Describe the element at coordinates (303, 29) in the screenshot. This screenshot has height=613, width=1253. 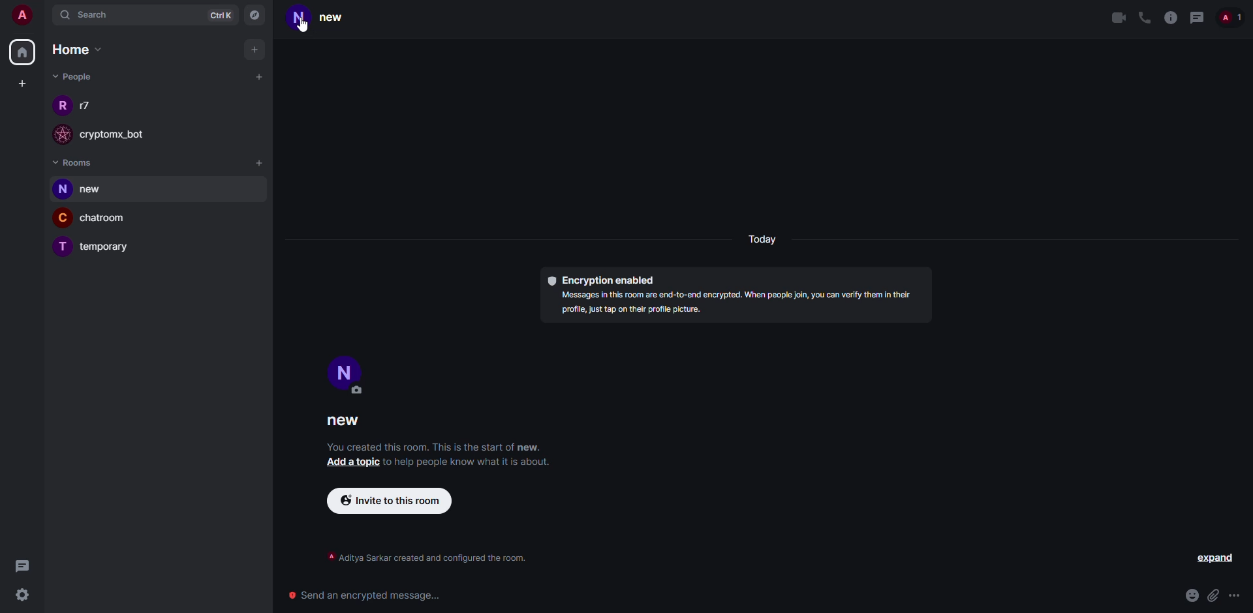
I see `cursor` at that location.